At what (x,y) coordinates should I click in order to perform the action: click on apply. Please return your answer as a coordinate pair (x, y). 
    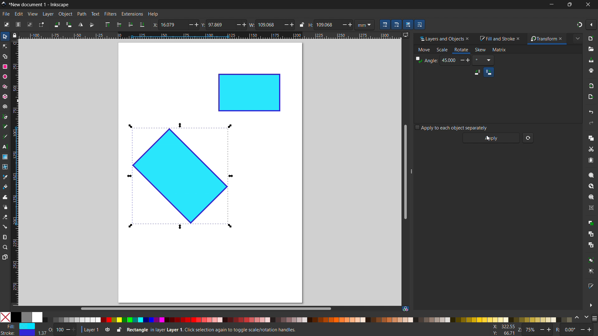
    Looking at the image, I should click on (492, 138).